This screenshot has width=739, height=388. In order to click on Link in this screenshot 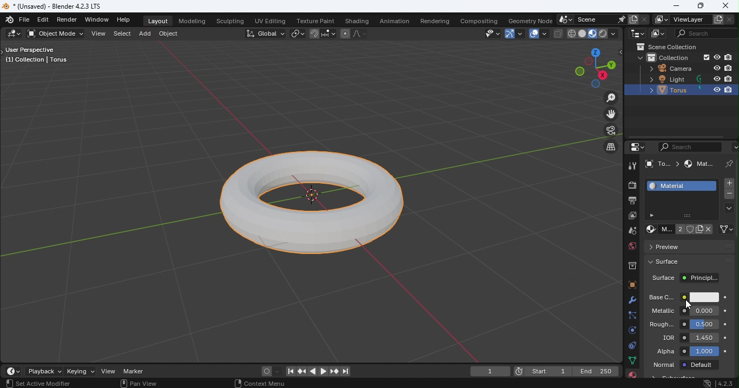, I will do `click(725, 230)`.